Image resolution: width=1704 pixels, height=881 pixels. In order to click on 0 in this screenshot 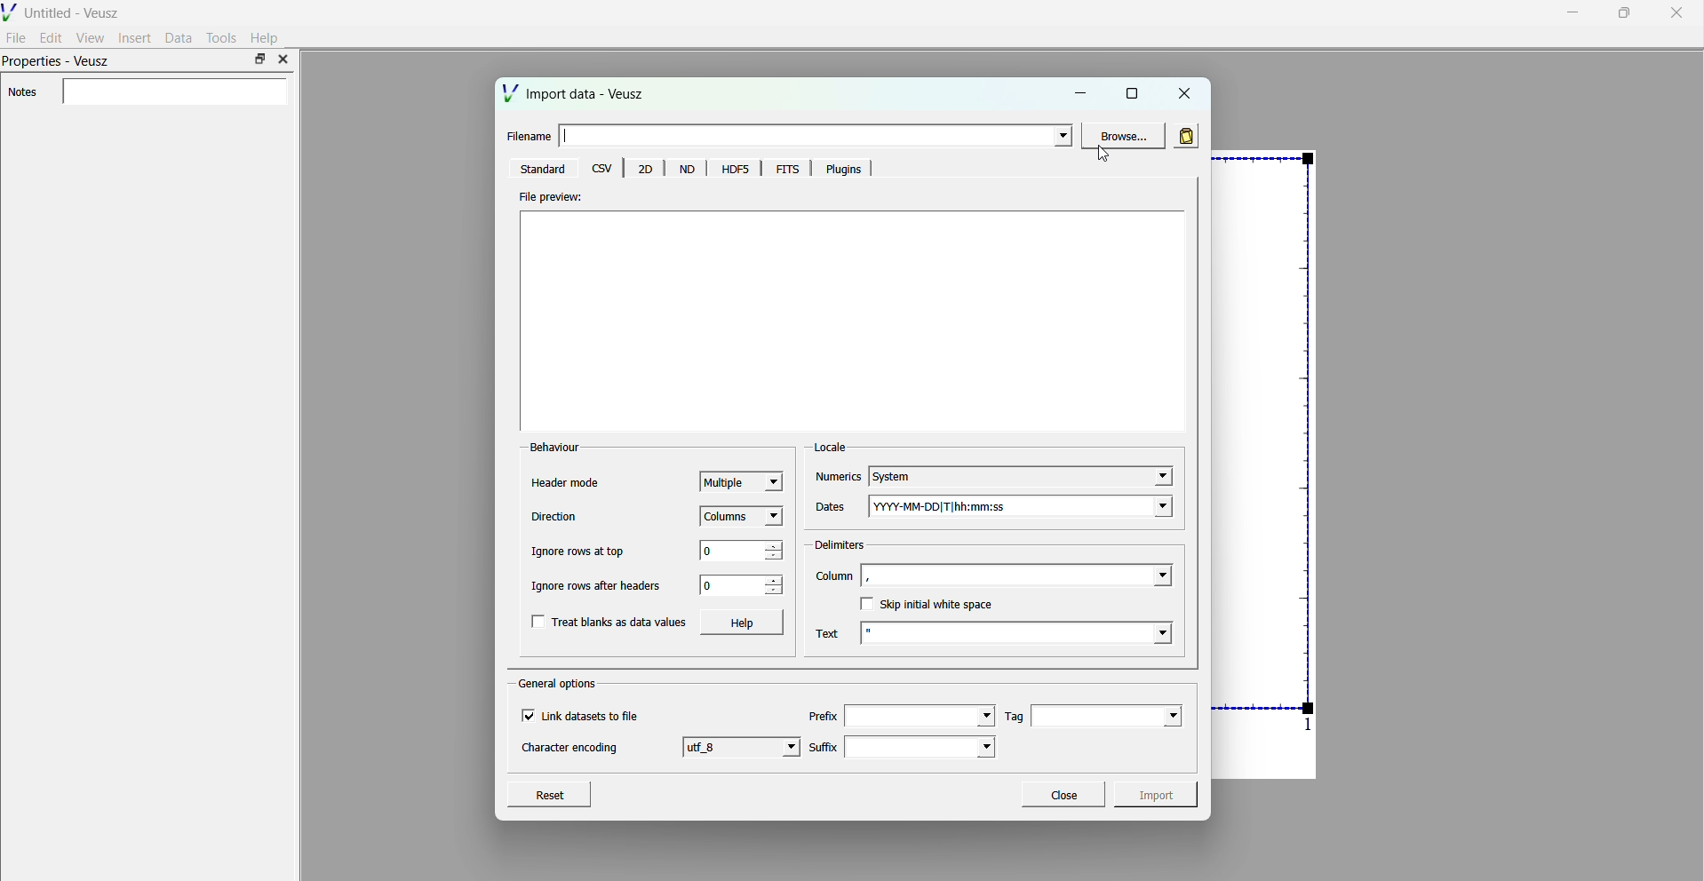, I will do `click(729, 586)`.